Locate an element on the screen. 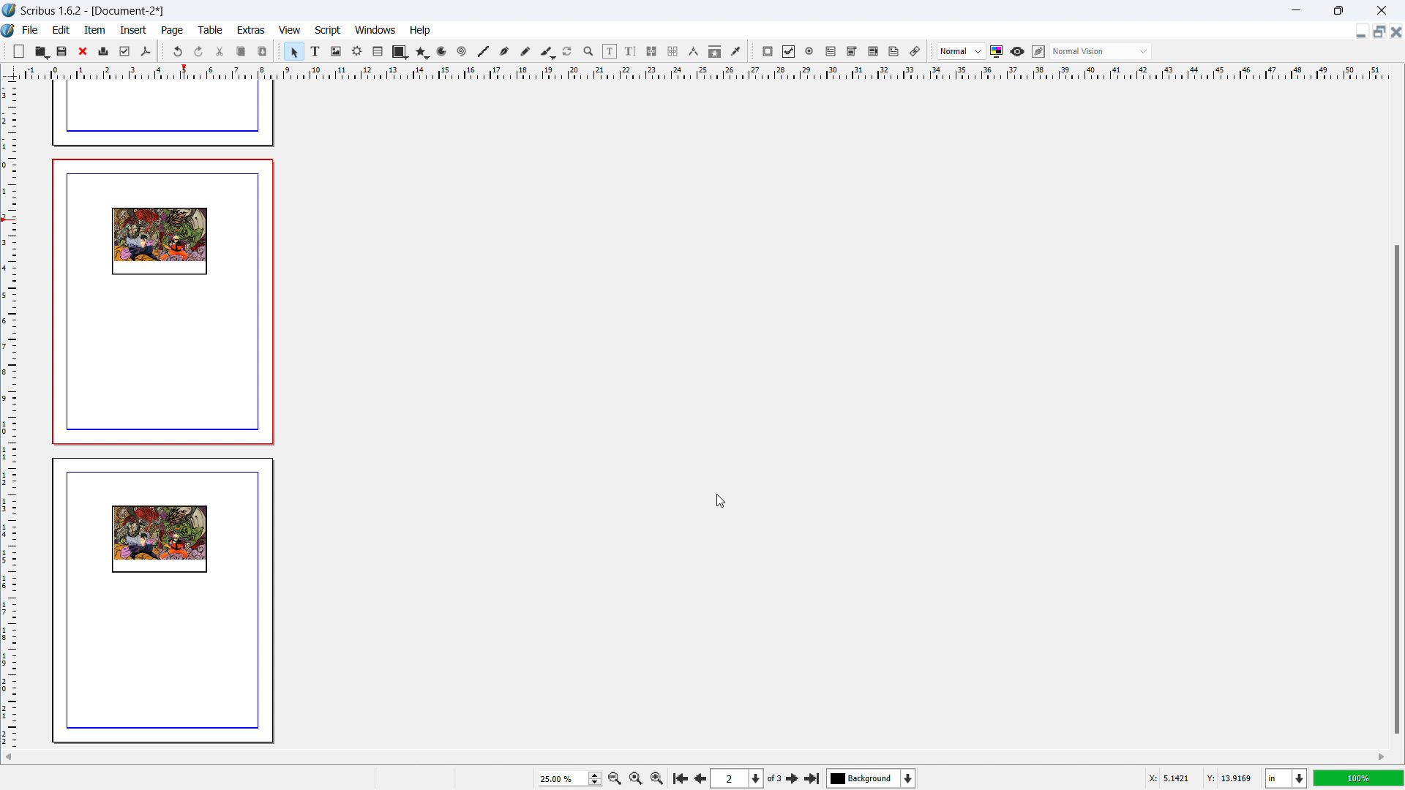  windows is located at coordinates (376, 30).